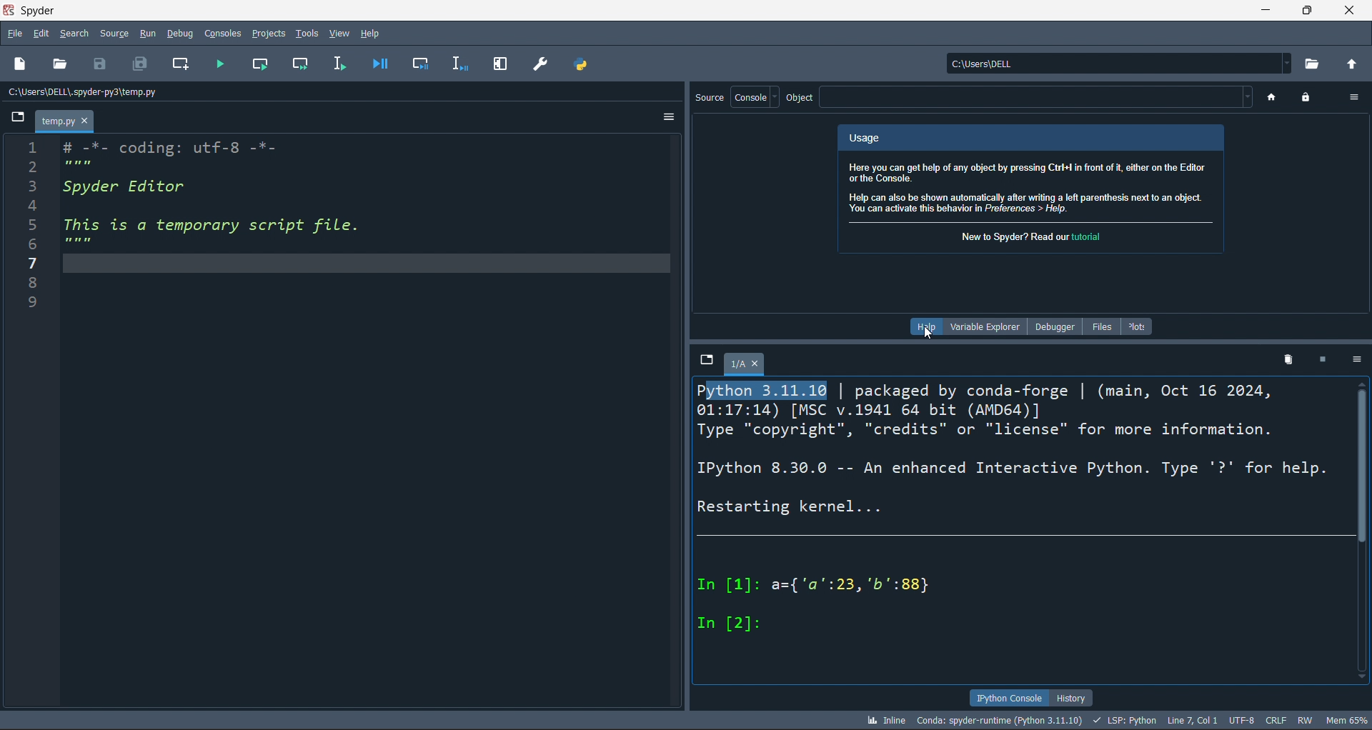 The image size is (1372, 730). What do you see at coordinates (1020, 97) in the screenshot?
I see `object` at bounding box center [1020, 97].